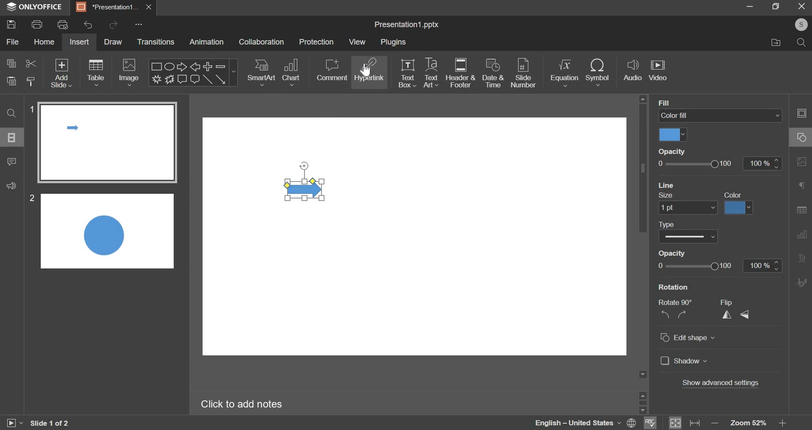  I want to click on set size, so click(688, 208).